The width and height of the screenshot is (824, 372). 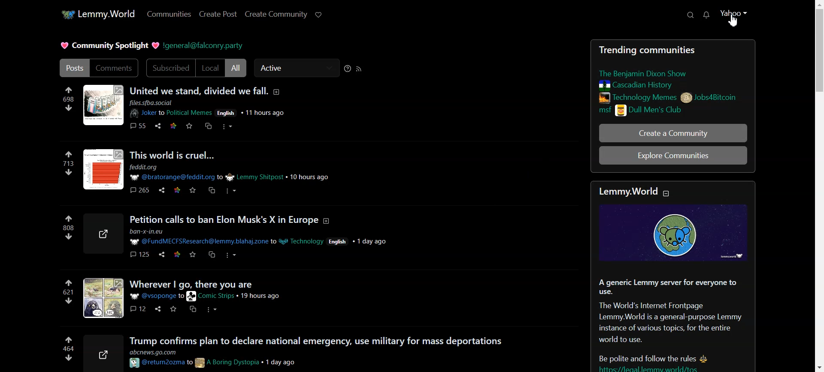 I want to click on , so click(x=232, y=191).